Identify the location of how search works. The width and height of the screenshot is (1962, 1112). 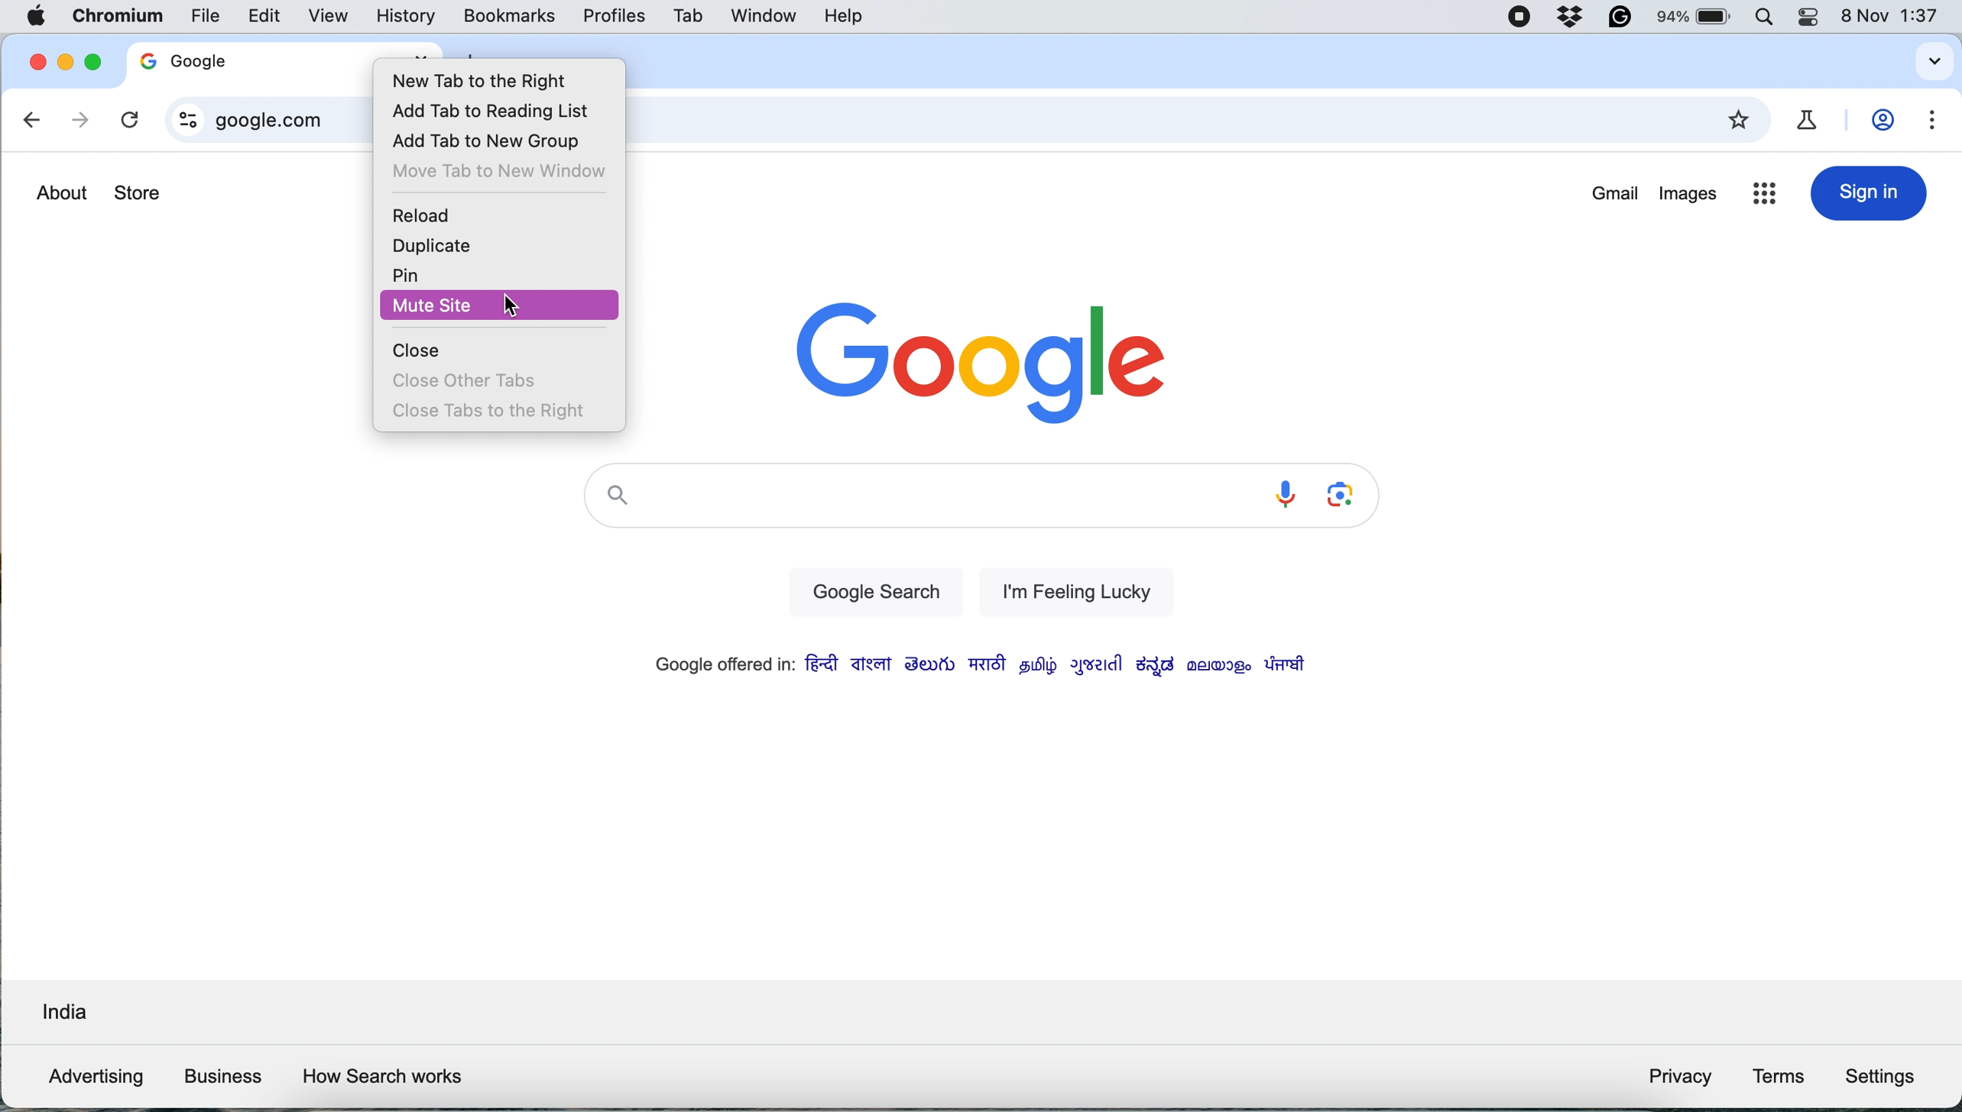
(384, 1078).